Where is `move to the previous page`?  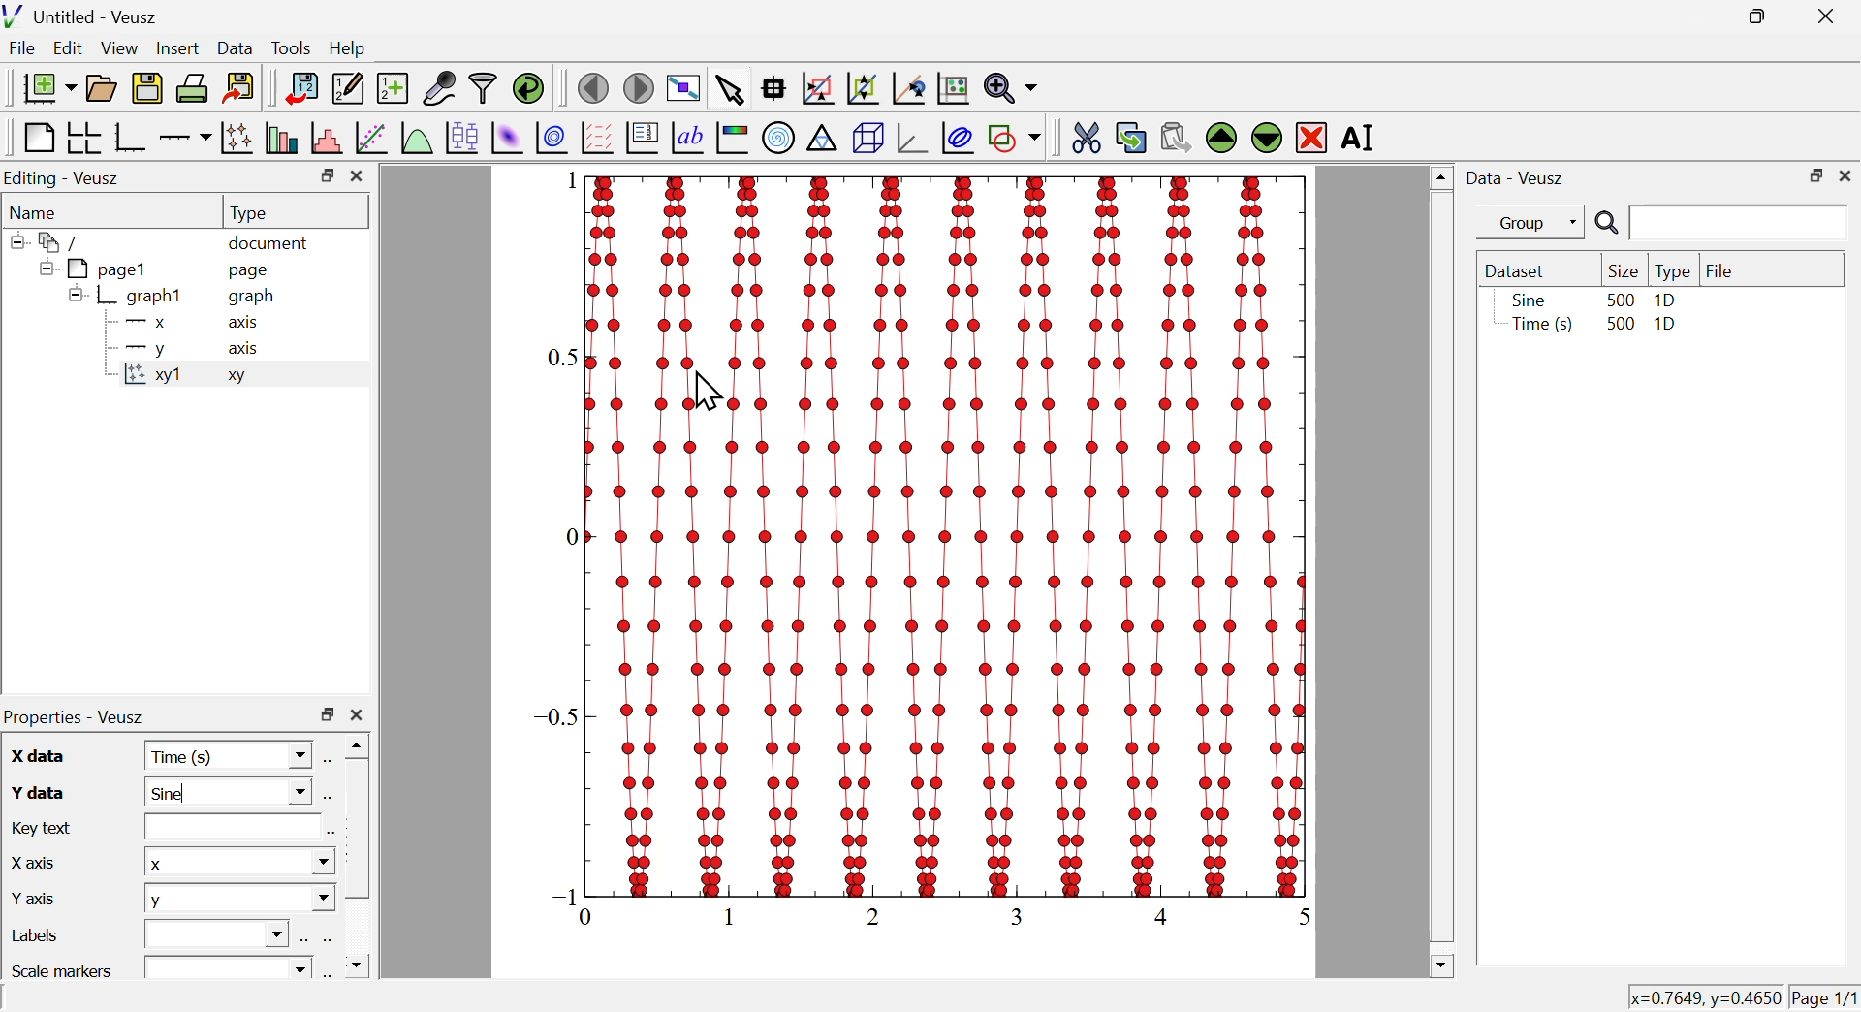 move to the previous page is located at coordinates (592, 86).